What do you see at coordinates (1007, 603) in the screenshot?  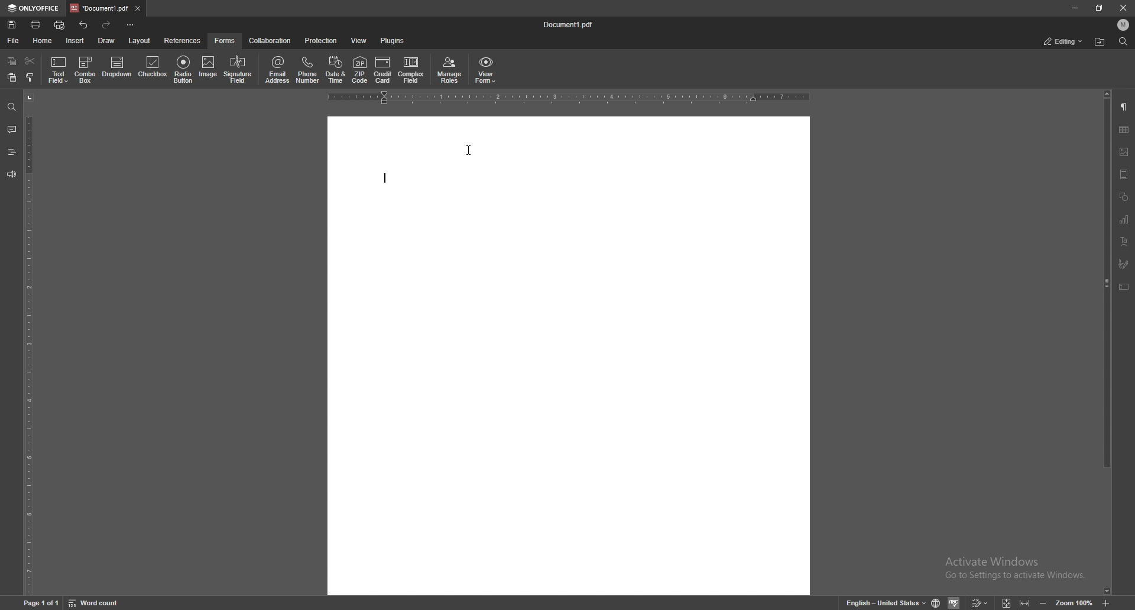 I see `fit to screen` at bounding box center [1007, 603].